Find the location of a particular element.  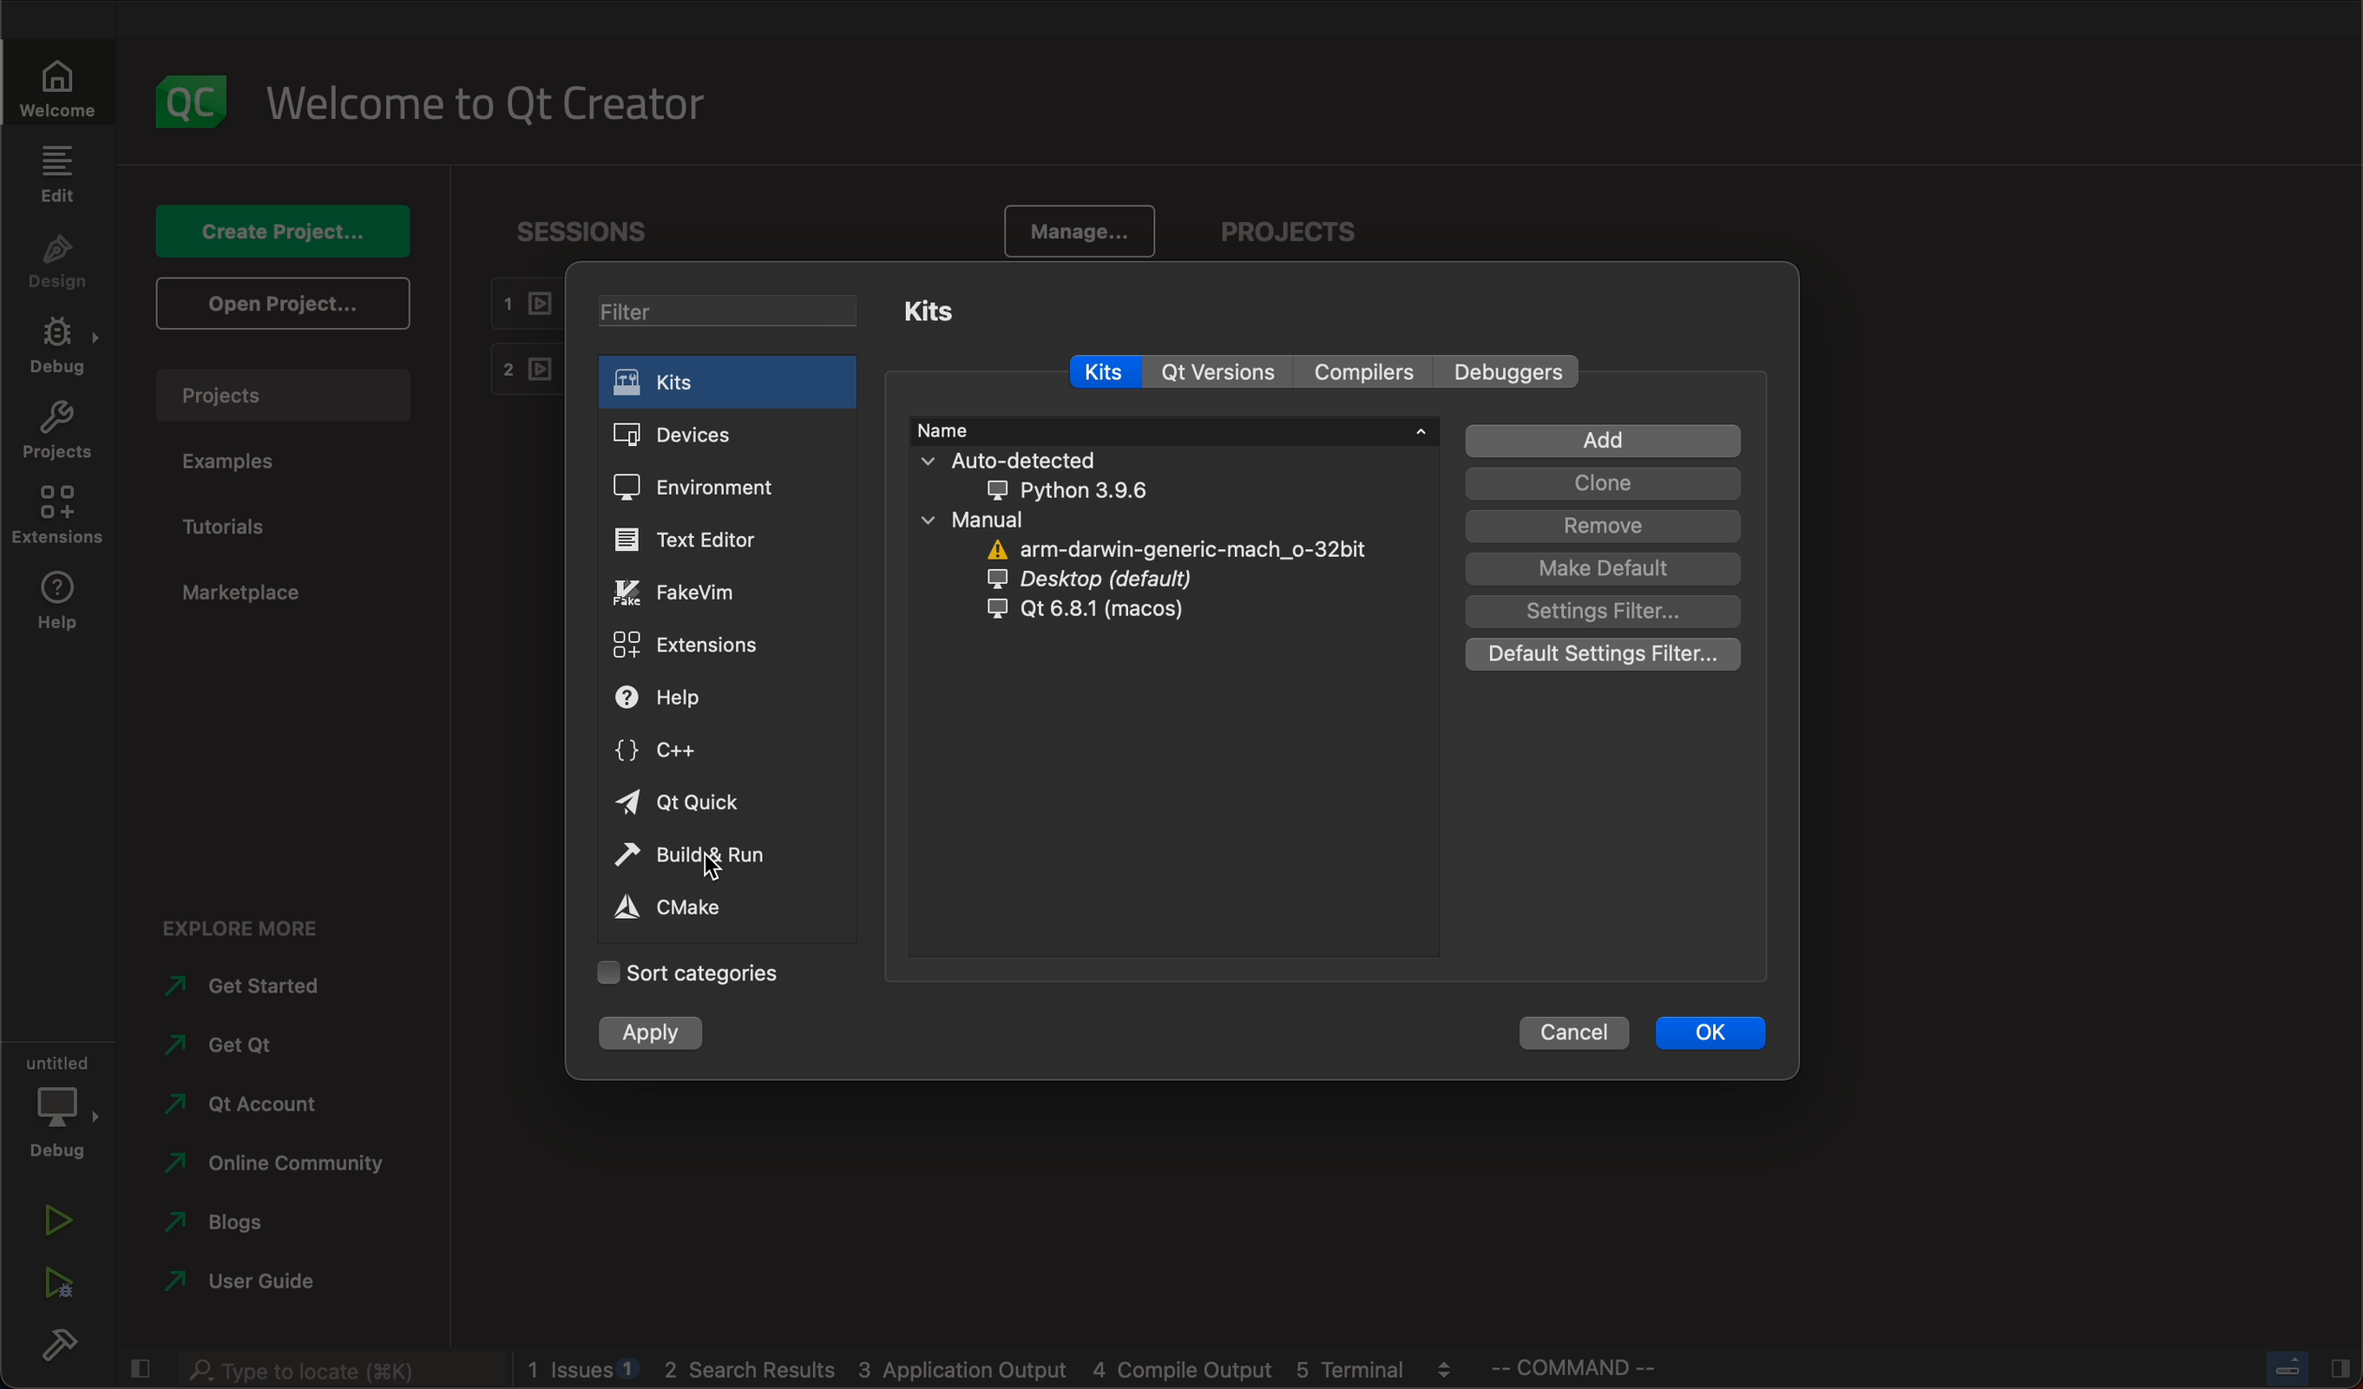

cancel is located at coordinates (1573, 1034).